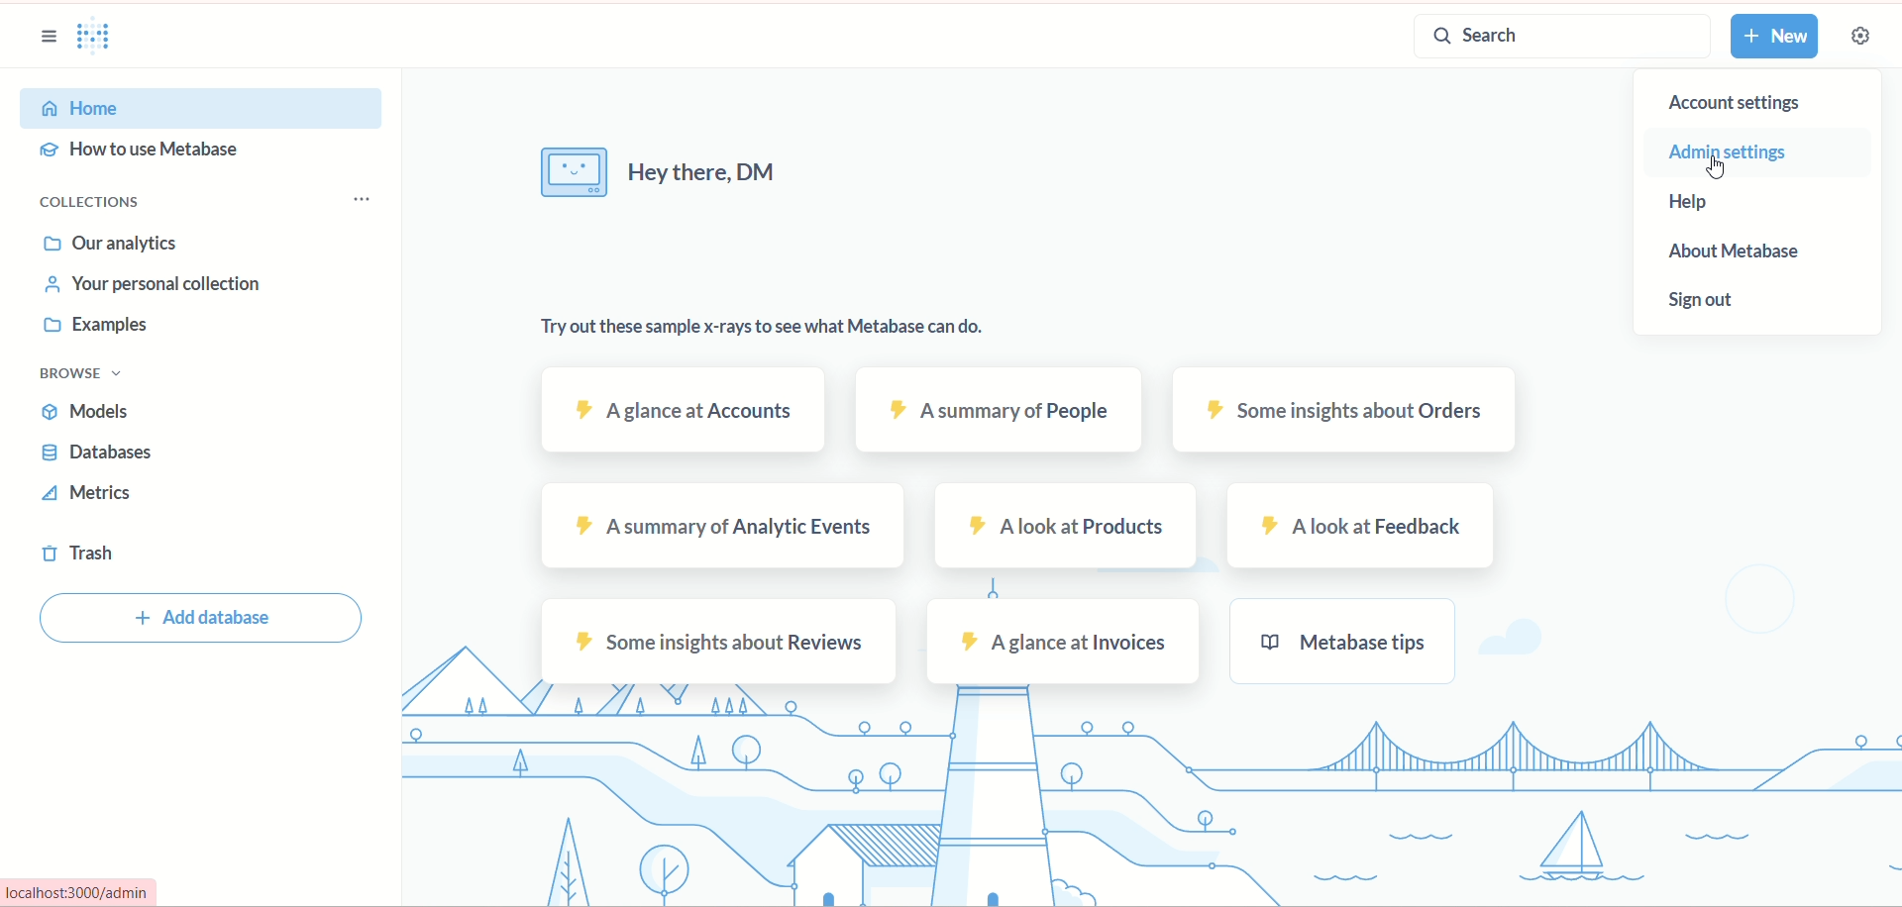 This screenshot has height=907, width=1902. Describe the element at coordinates (1348, 411) in the screenshot. I see `orders` at that location.